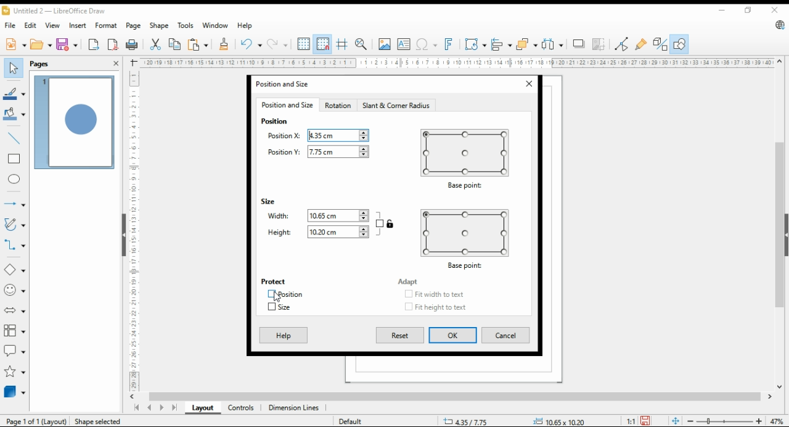  What do you see at coordinates (438, 296) in the screenshot?
I see `checkbox: fit width to text` at bounding box center [438, 296].